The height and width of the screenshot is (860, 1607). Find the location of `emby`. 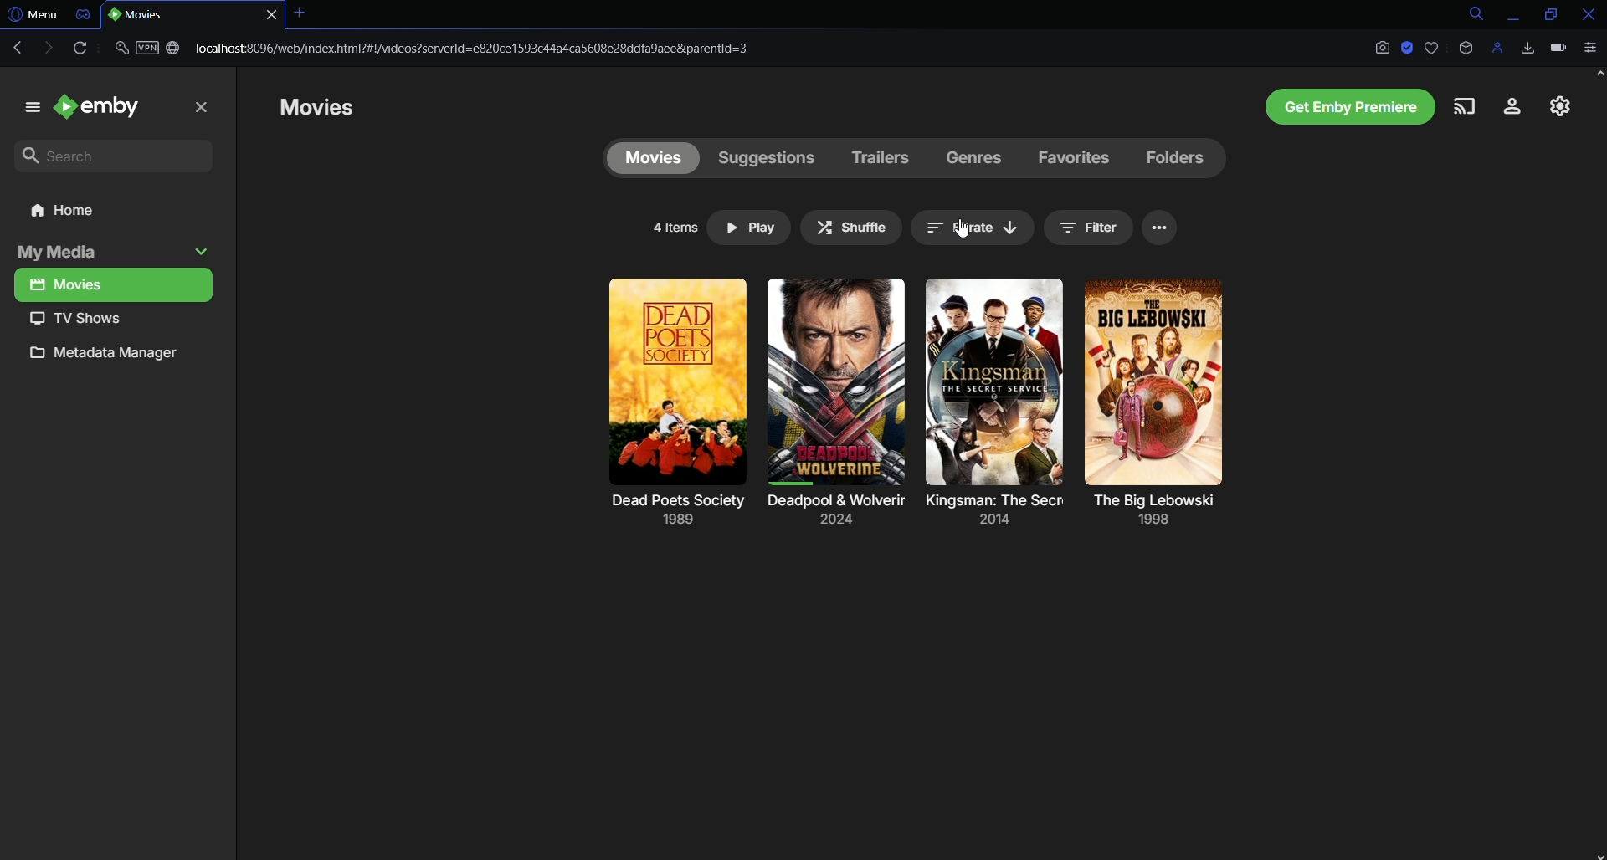

emby is located at coordinates (106, 105).